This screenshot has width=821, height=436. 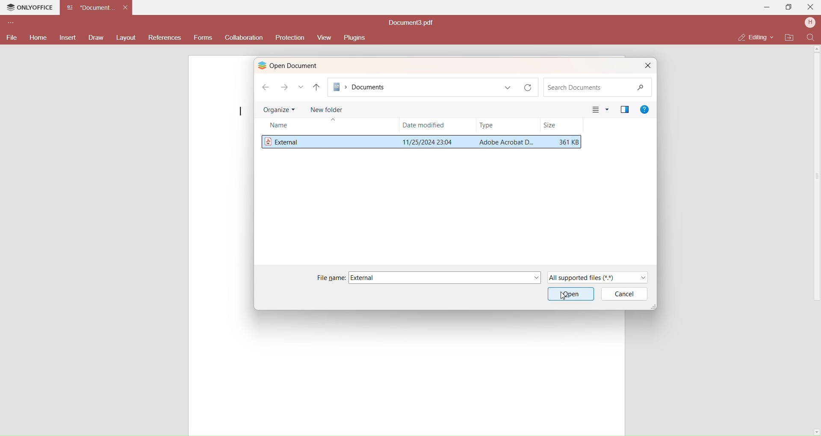 I want to click on Date Modified, so click(x=426, y=141).